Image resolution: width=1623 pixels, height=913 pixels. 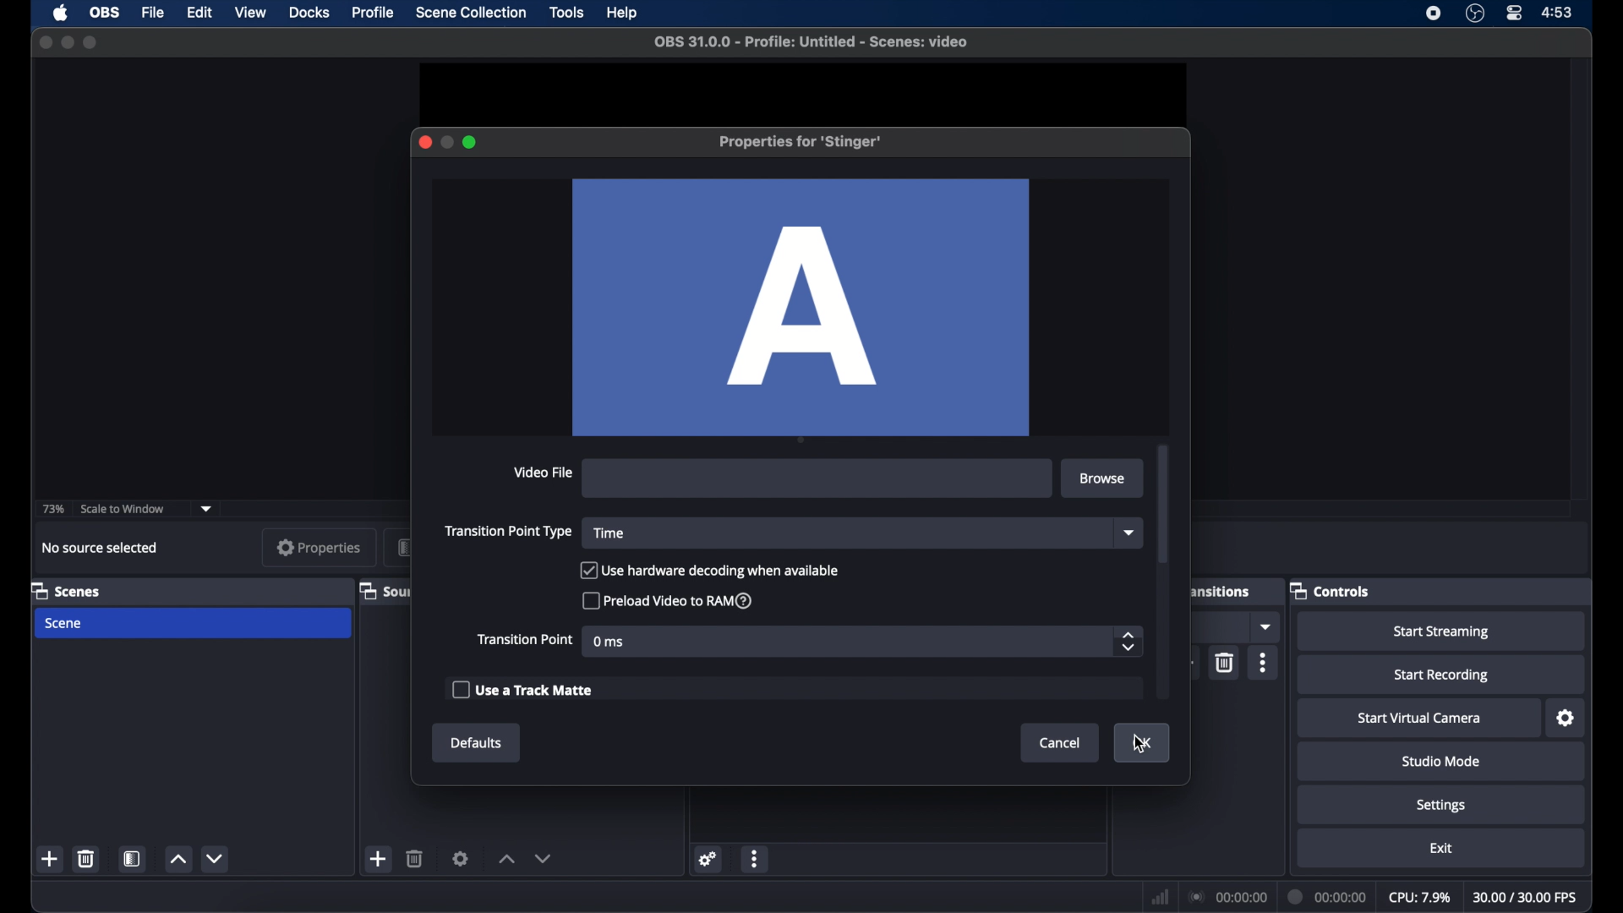 I want to click on checkbox, so click(x=711, y=570).